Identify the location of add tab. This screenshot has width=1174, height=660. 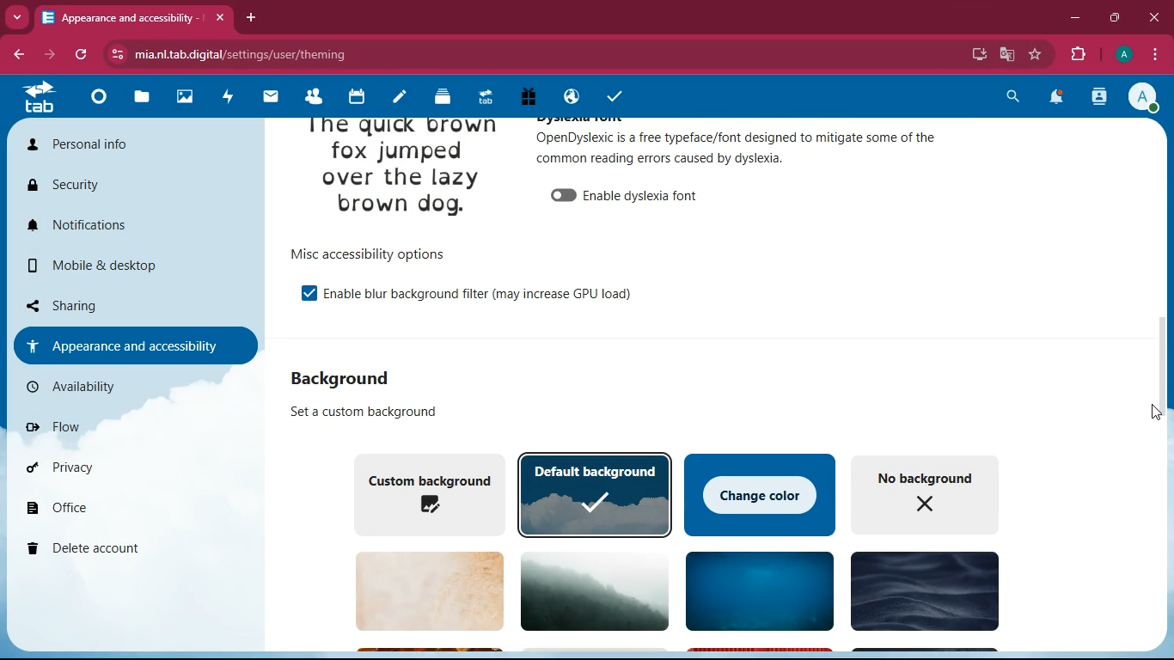
(254, 17).